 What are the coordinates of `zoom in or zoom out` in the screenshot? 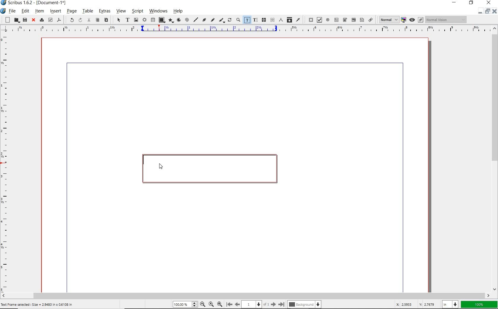 It's located at (238, 20).